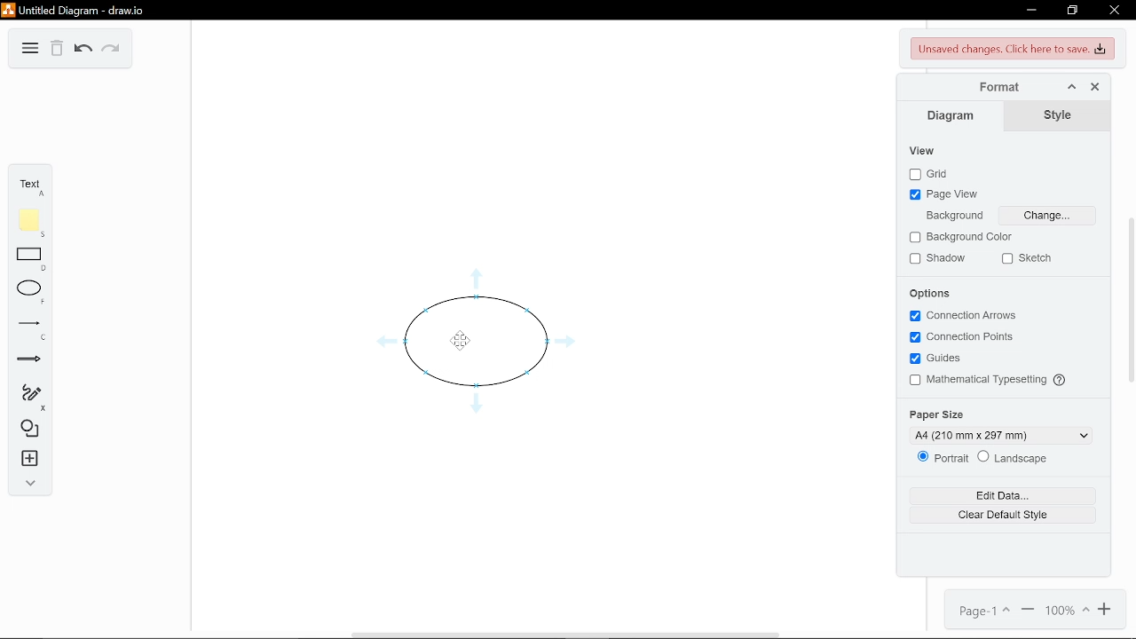 The width and height of the screenshot is (1136, 639). What do you see at coordinates (975, 382) in the screenshot?
I see `Mathematical Typesetting` at bounding box center [975, 382].